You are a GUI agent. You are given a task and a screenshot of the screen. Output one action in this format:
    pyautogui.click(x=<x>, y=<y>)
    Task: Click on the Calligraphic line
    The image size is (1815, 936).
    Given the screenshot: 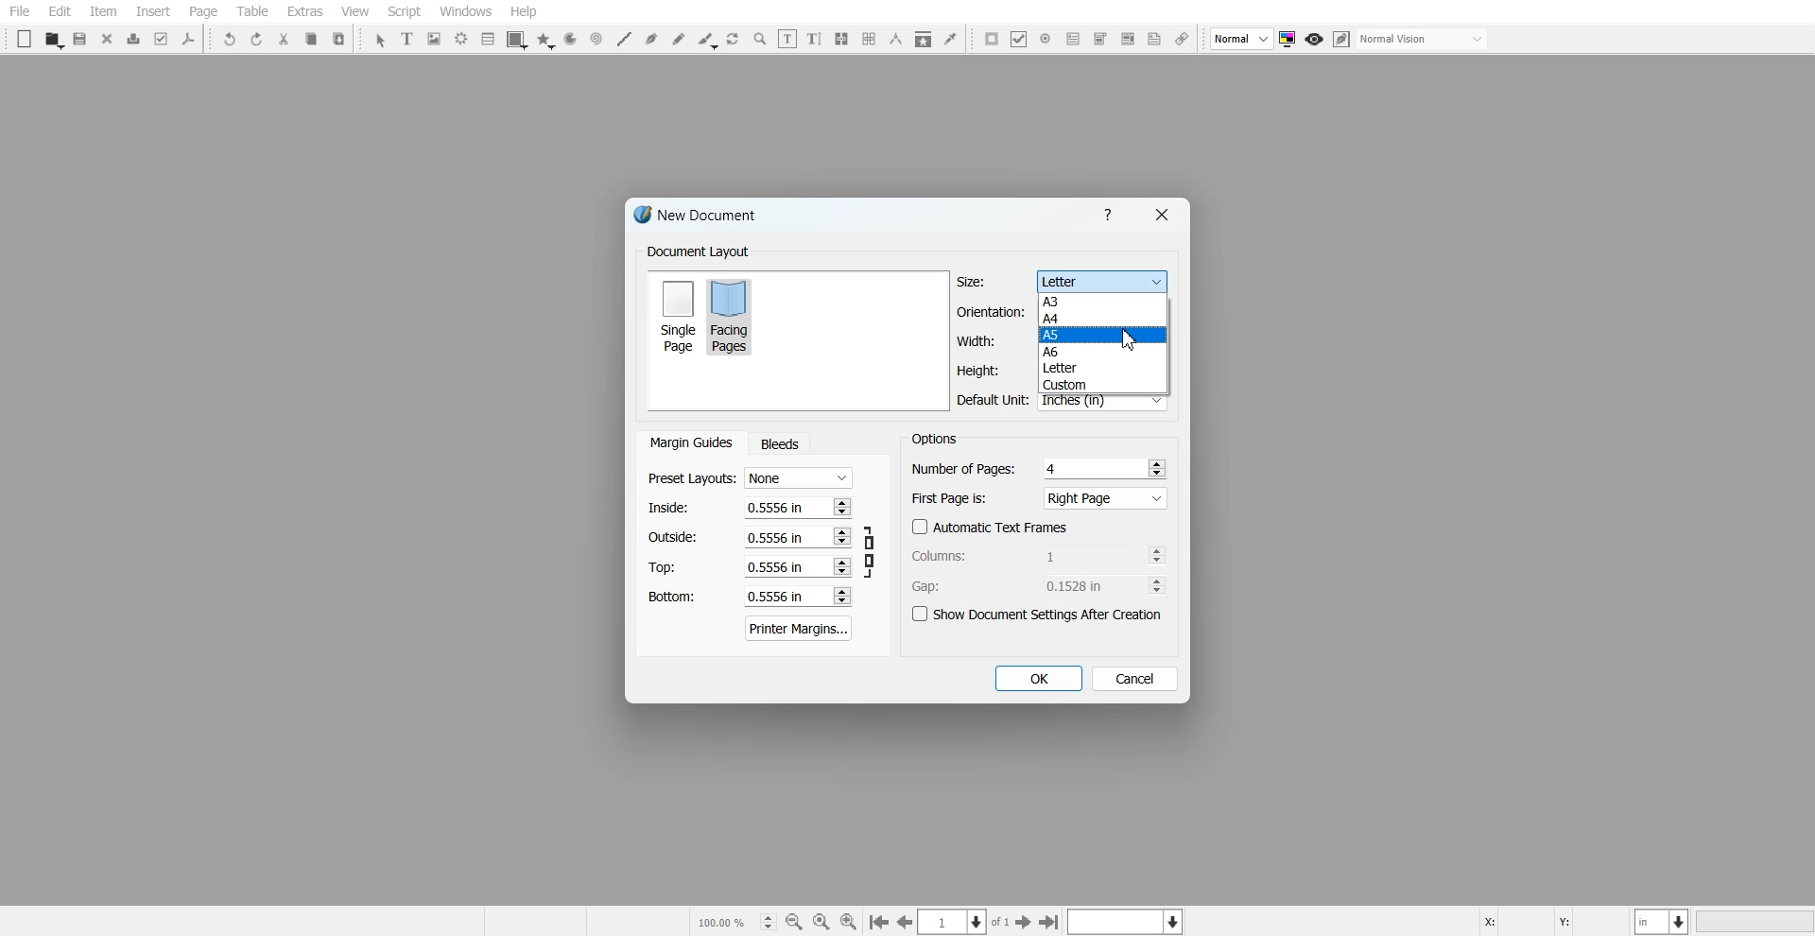 What is the action you would take?
    pyautogui.click(x=707, y=41)
    